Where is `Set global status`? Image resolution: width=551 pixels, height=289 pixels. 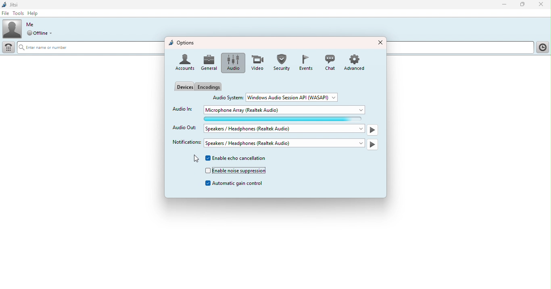
Set global status is located at coordinates (43, 34).